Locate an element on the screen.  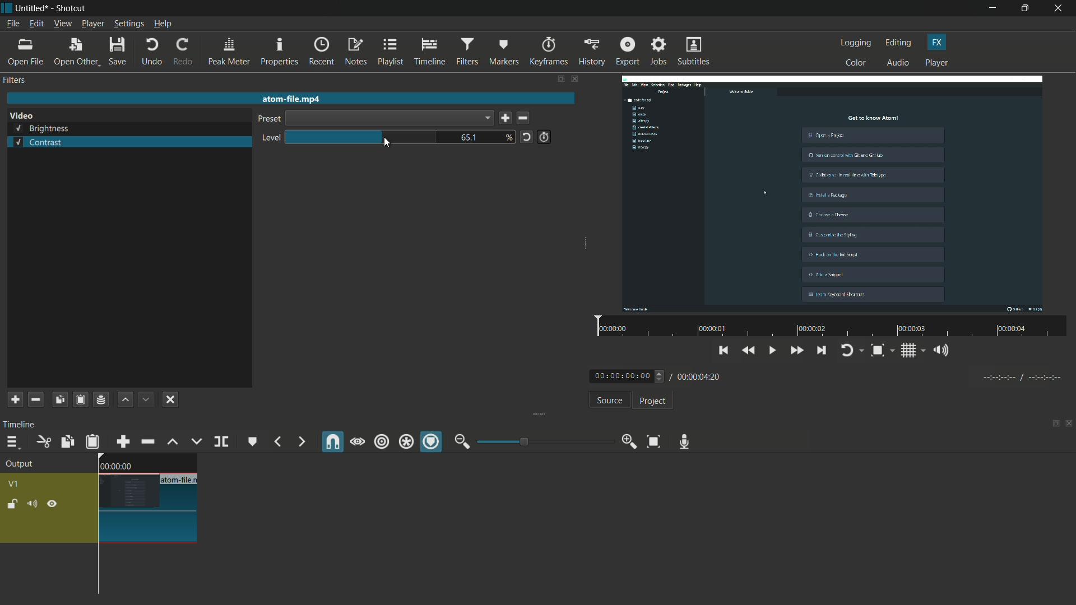
redo is located at coordinates (182, 52).